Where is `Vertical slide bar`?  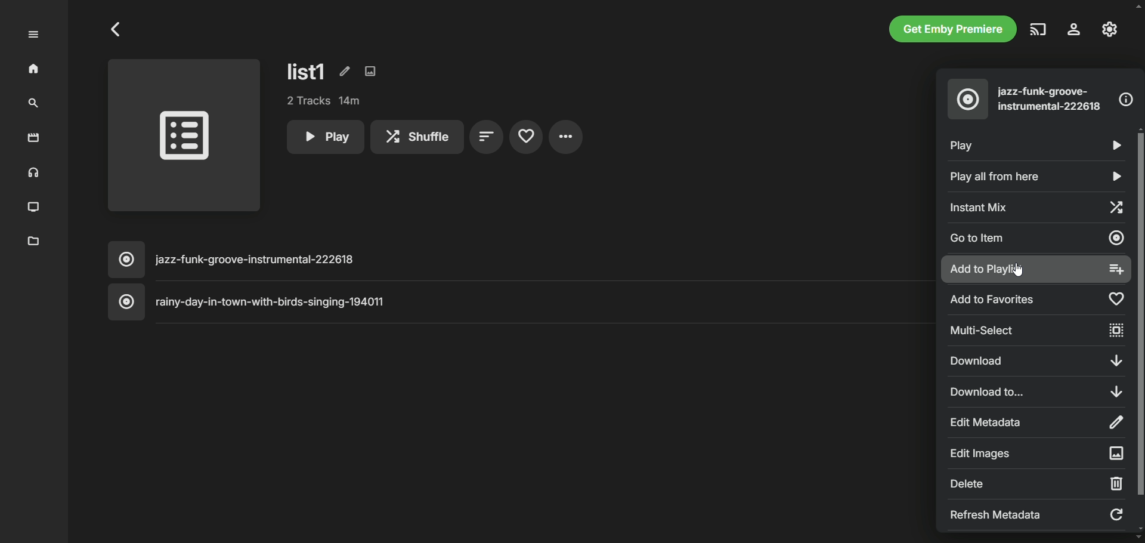
Vertical slide bar is located at coordinates (1139, 329).